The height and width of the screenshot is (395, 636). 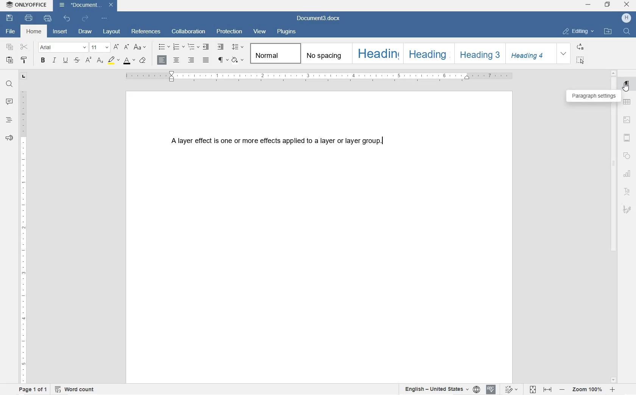 What do you see at coordinates (48, 19) in the screenshot?
I see `QUICK PRINT` at bounding box center [48, 19].